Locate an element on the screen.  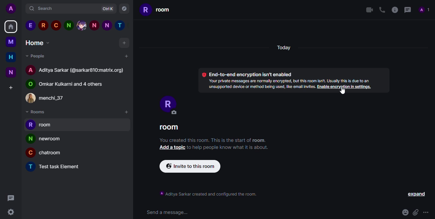
emoji is located at coordinates (405, 212).